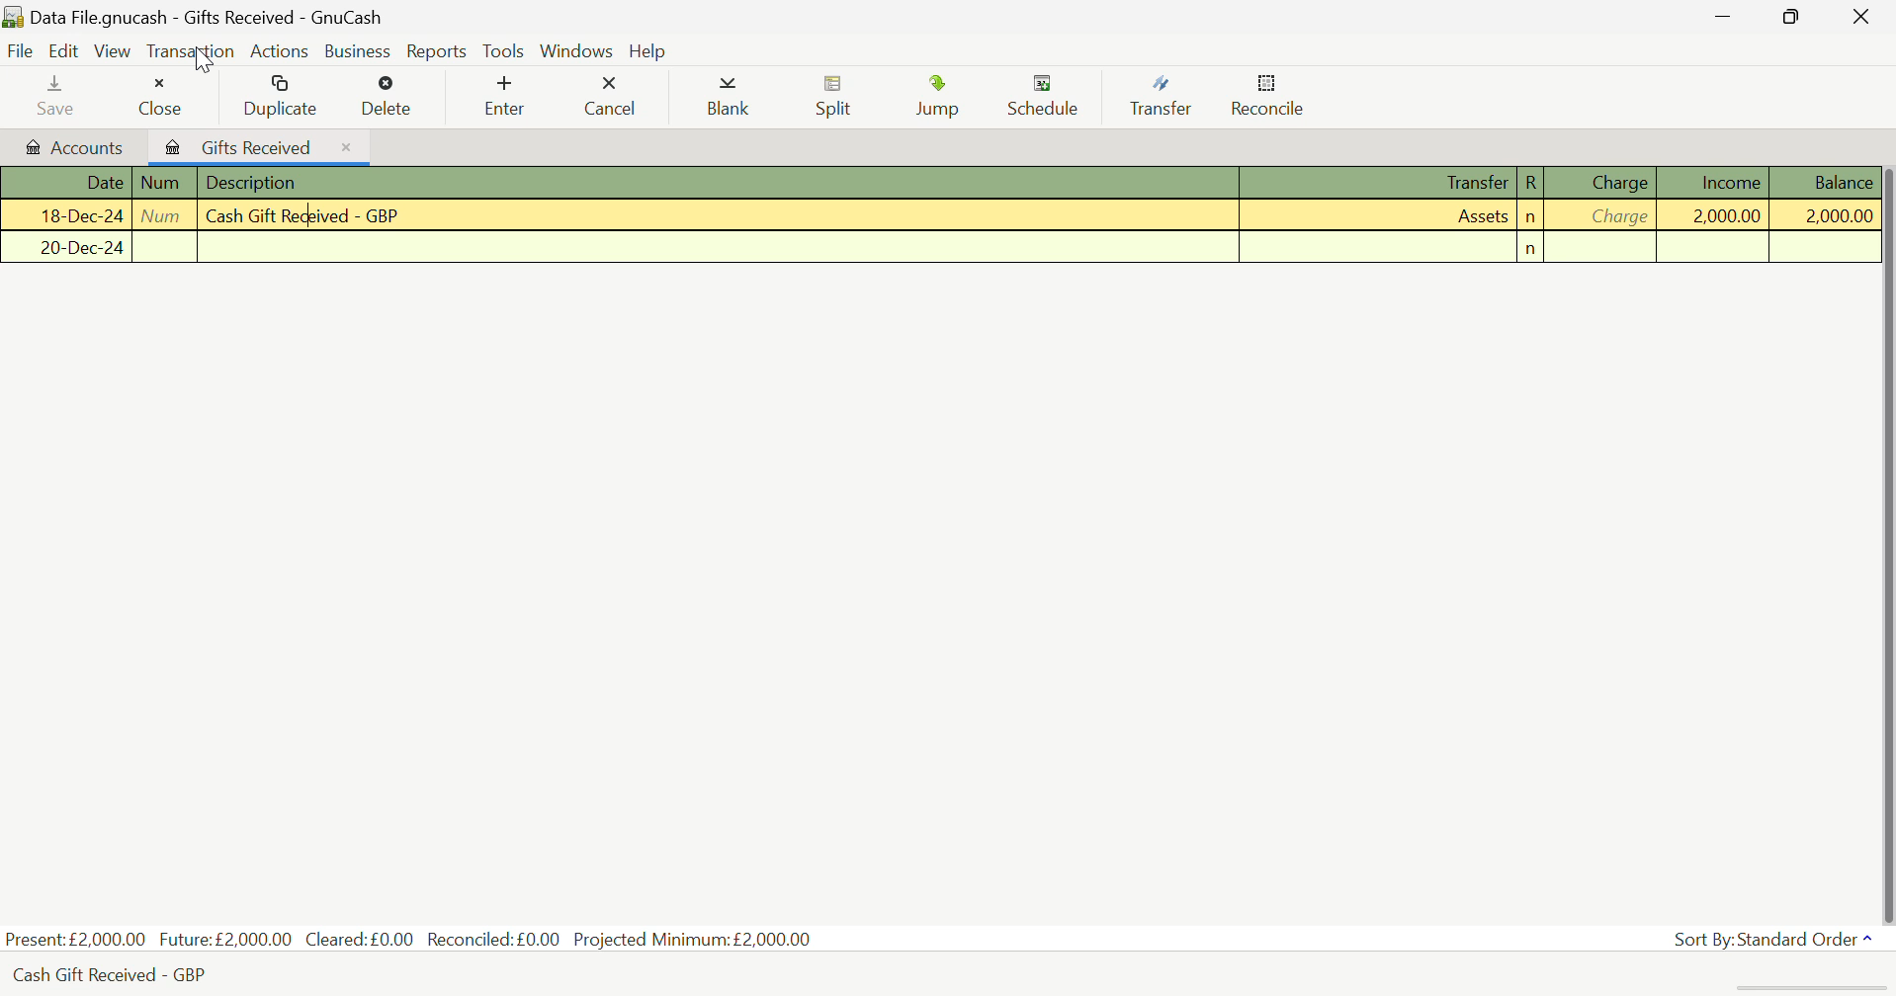 The width and height of the screenshot is (1896, 996). What do you see at coordinates (1531, 249) in the screenshot?
I see `n` at bounding box center [1531, 249].